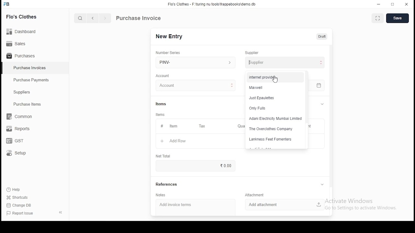 This screenshot has height=233, width=415. What do you see at coordinates (275, 79) in the screenshot?
I see `mouse pointer` at bounding box center [275, 79].